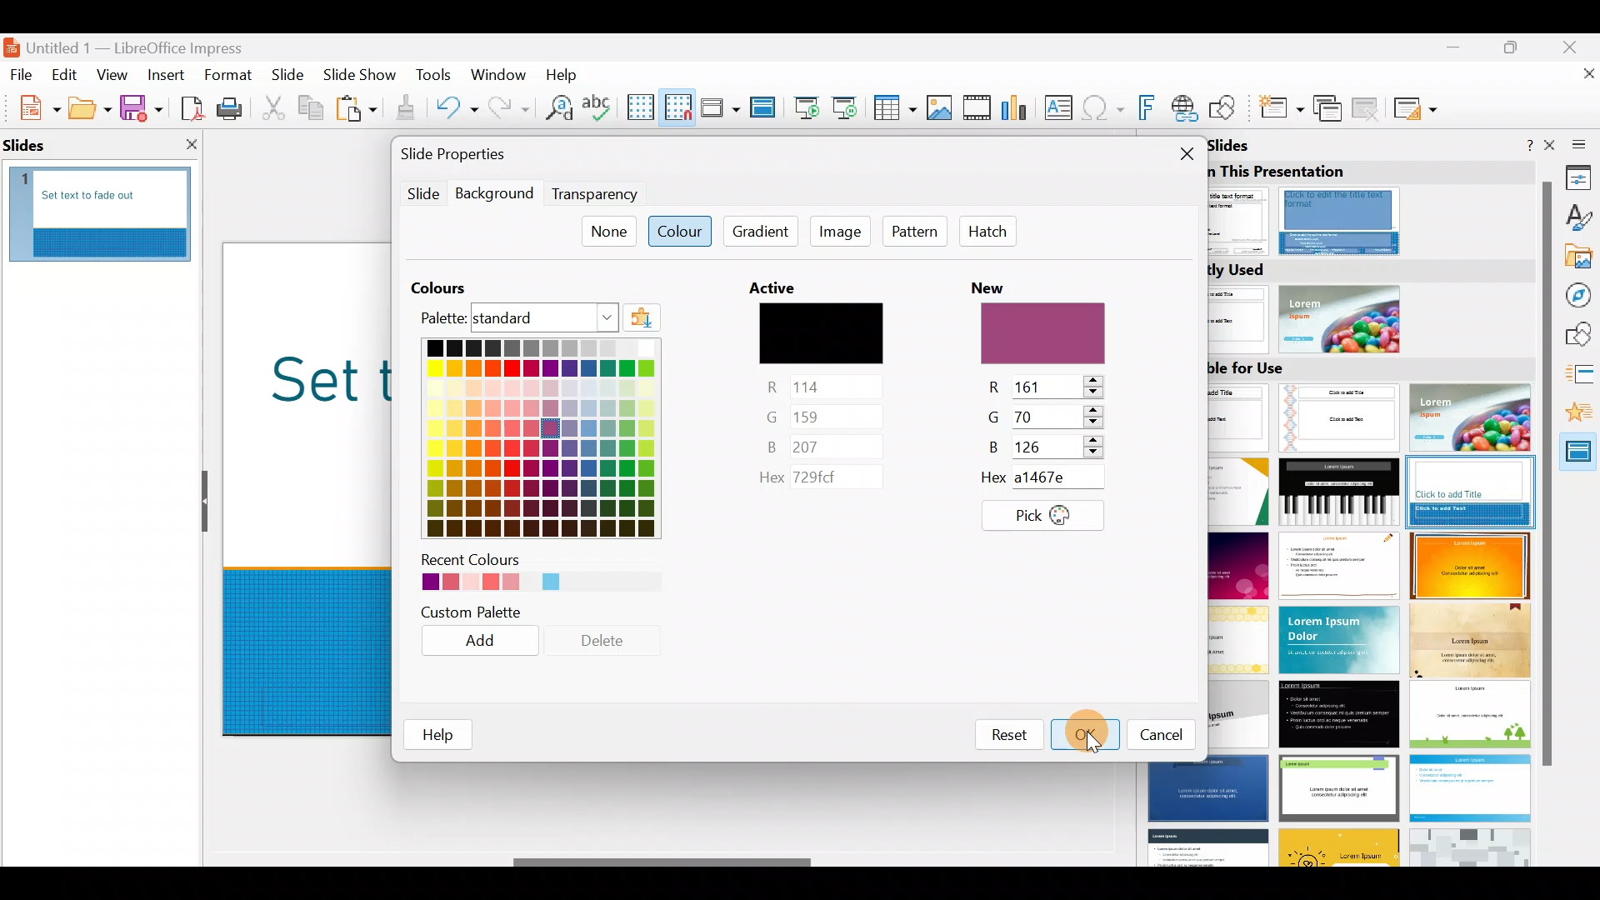 This screenshot has width=1600, height=900. Describe the element at coordinates (1042, 336) in the screenshot. I see `preview` at that location.